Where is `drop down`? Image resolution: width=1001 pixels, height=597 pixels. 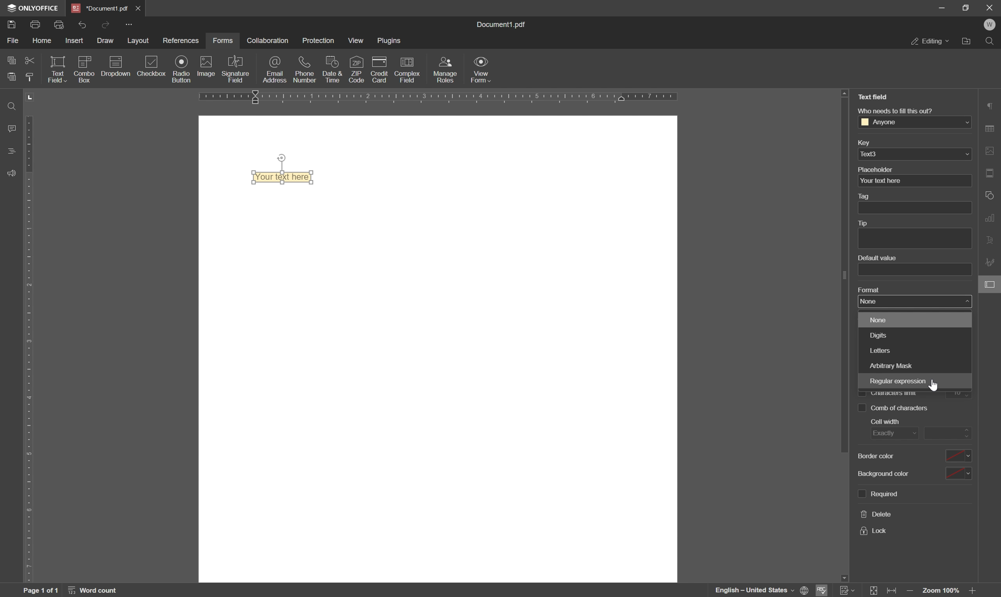 drop down is located at coordinates (967, 154).